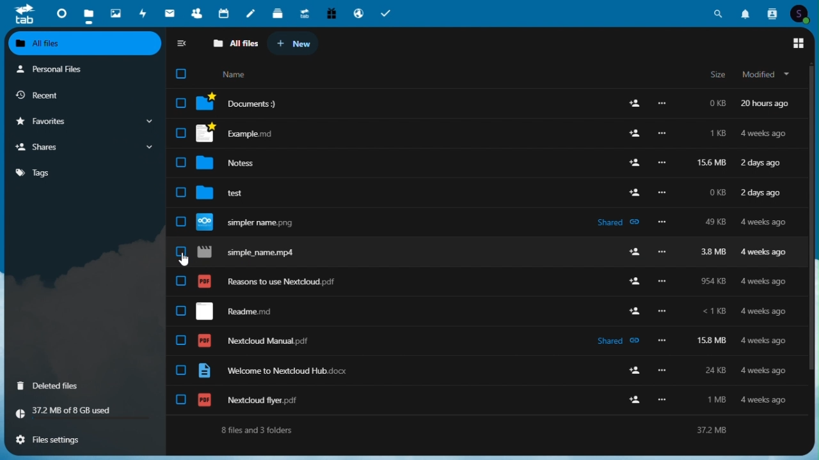 The width and height of the screenshot is (819, 460). What do you see at coordinates (56, 440) in the screenshot?
I see `File settings` at bounding box center [56, 440].